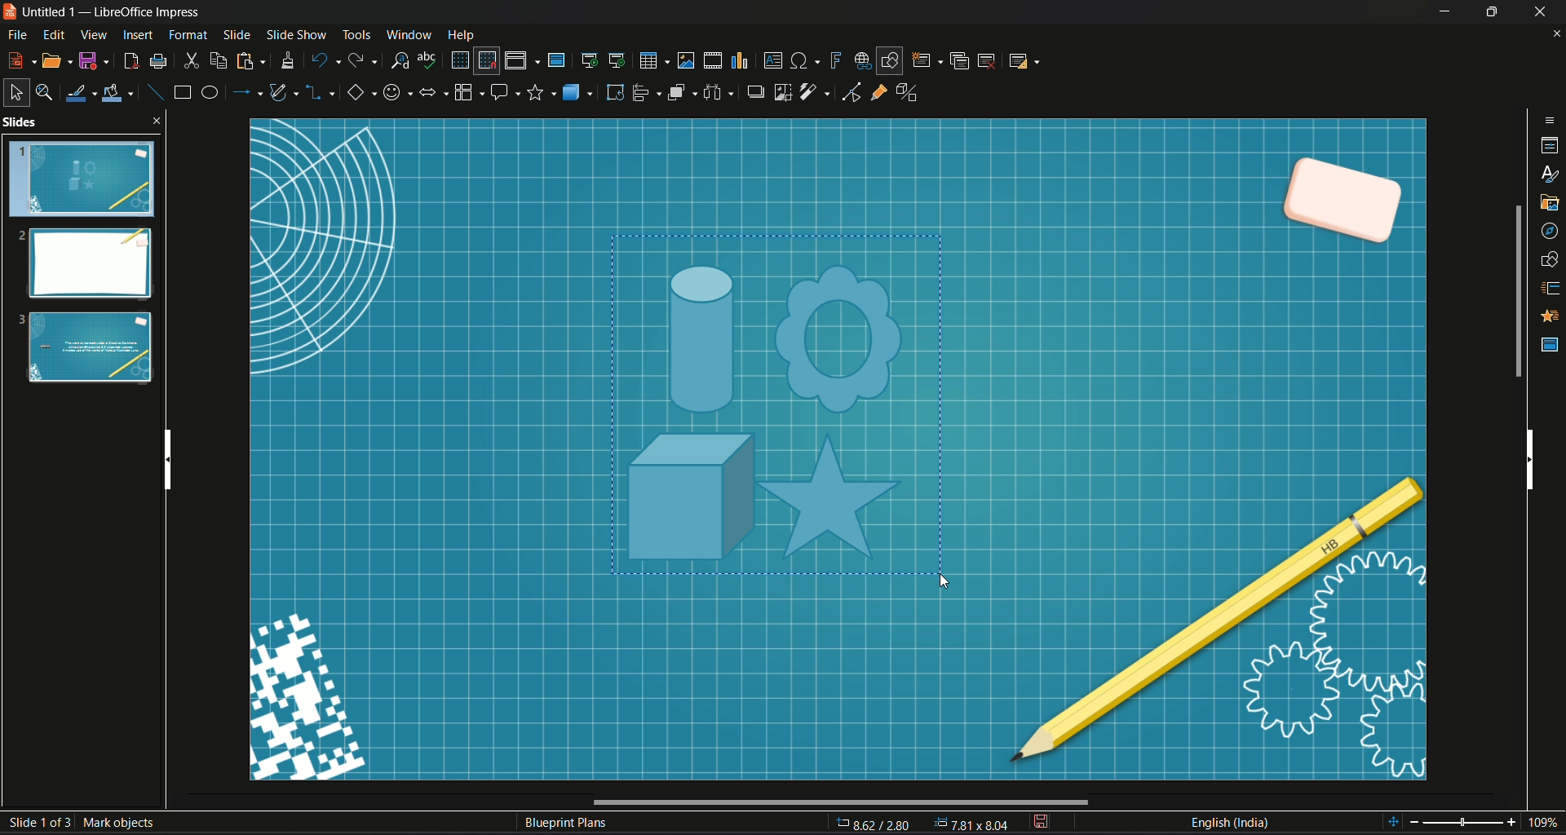 The height and width of the screenshot is (835, 1566). Describe the element at coordinates (1556, 35) in the screenshot. I see `close` at that location.